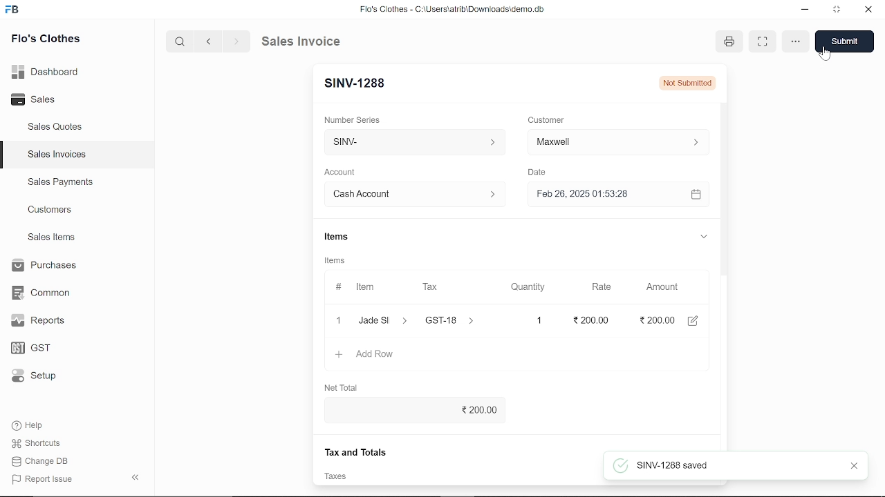 Image resolution: width=885 pixels, height=497 pixels. I want to click on hide, so click(136, 476).